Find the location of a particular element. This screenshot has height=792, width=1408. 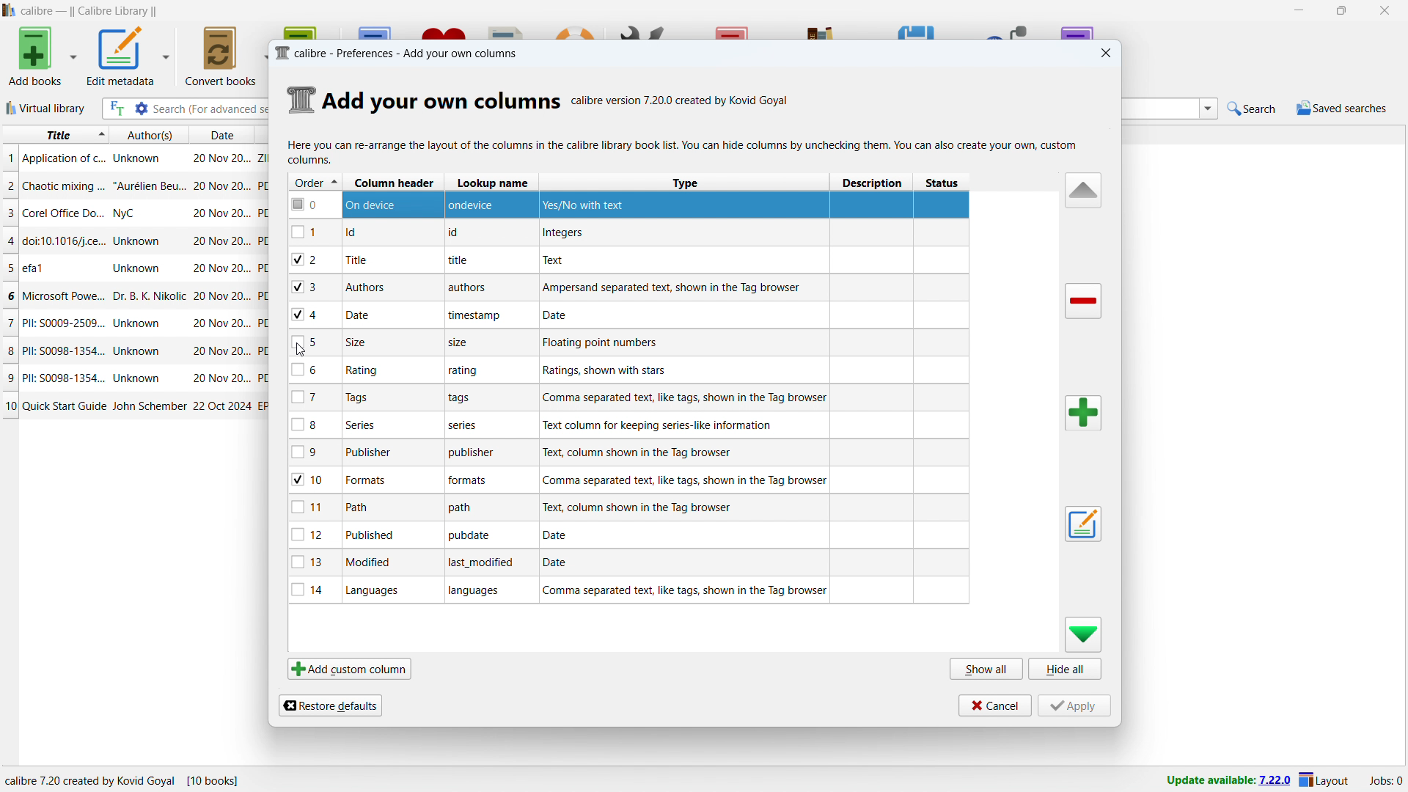

ondevice is located at coordinates (477, 204).